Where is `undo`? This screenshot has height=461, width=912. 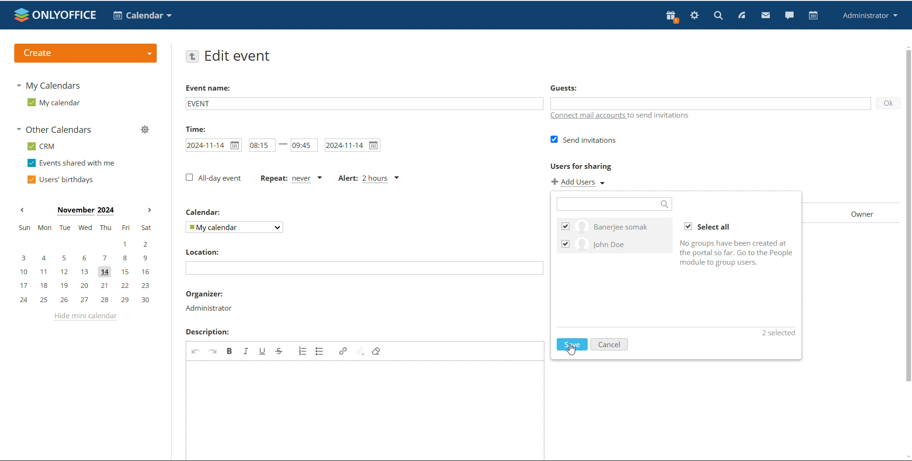
undo is located at coordinates (196, 350).